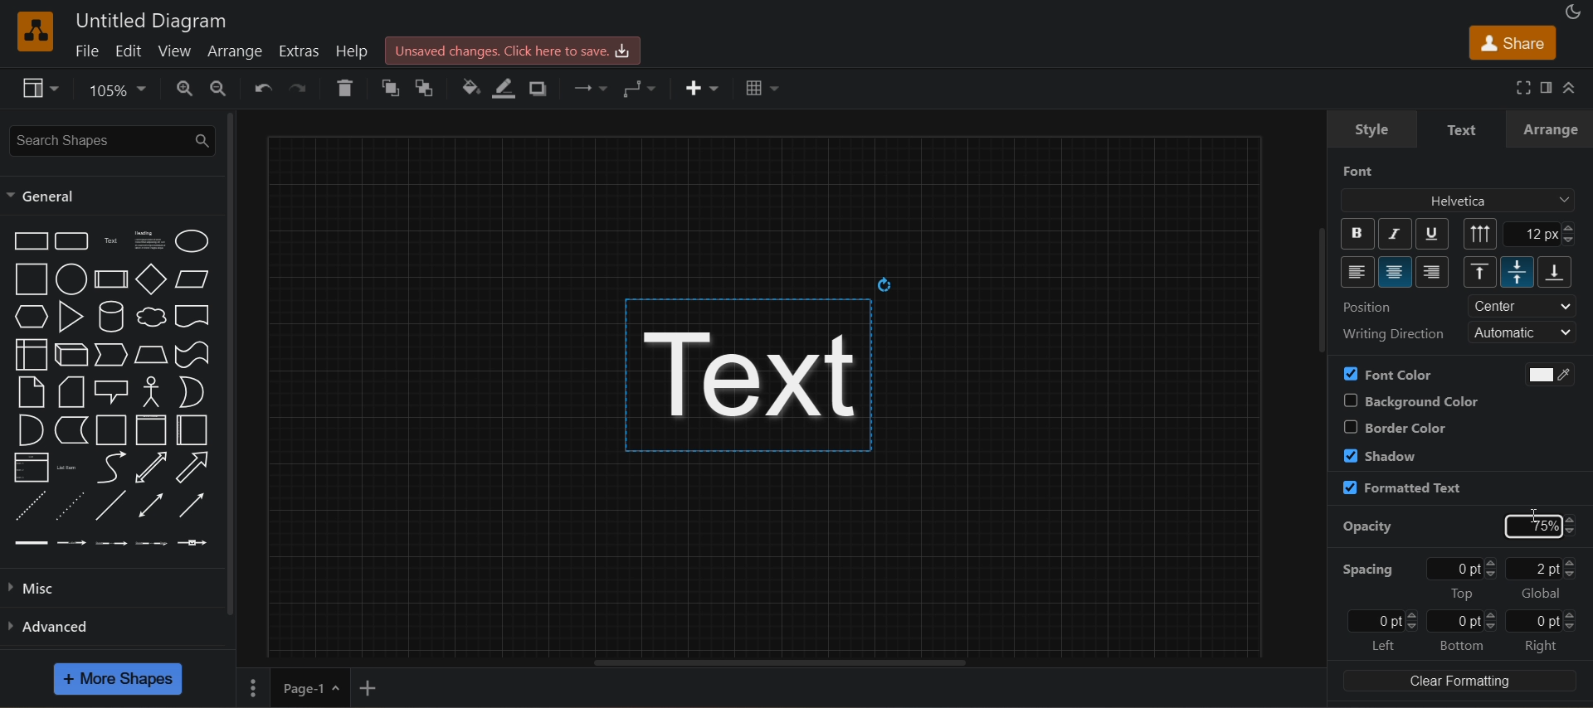 The image size is (1593, 708). What do you see at coordinates (1481, 234) in the screenshot?
I see `vertical` at bounding box center [1481, 234].